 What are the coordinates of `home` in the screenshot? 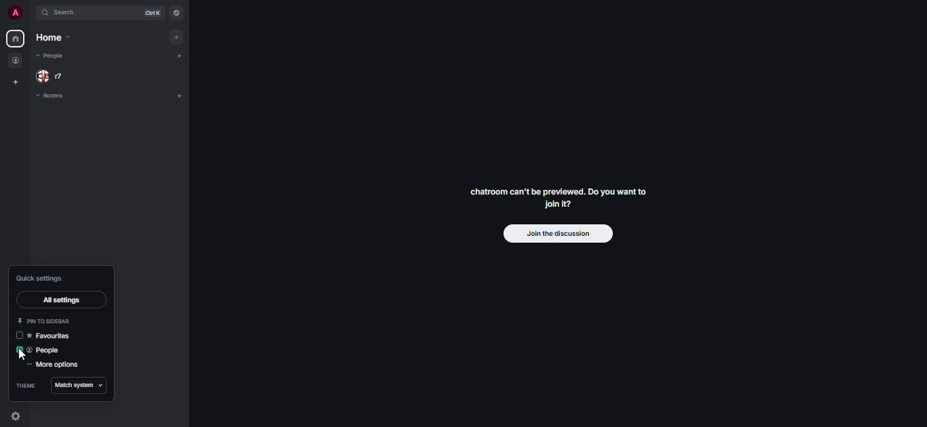 It's located at (14, 39).